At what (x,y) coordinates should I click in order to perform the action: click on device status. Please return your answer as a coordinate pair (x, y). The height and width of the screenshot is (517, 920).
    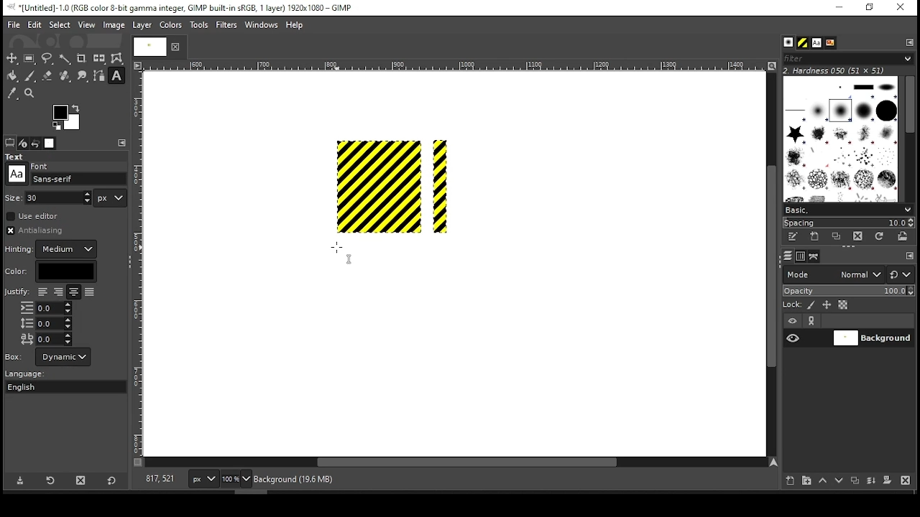
    Looking at the image, I should click on (23, 143).